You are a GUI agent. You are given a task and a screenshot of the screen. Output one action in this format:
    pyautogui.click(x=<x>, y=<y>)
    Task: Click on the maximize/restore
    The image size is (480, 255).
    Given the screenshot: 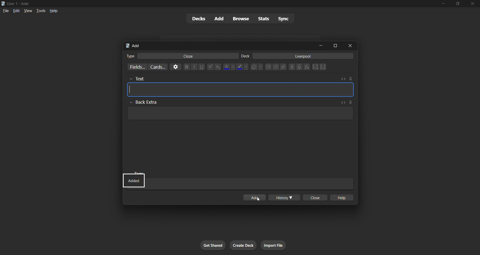 What is the action you would take?
    pyautogui.click(x=457, y=5)
    